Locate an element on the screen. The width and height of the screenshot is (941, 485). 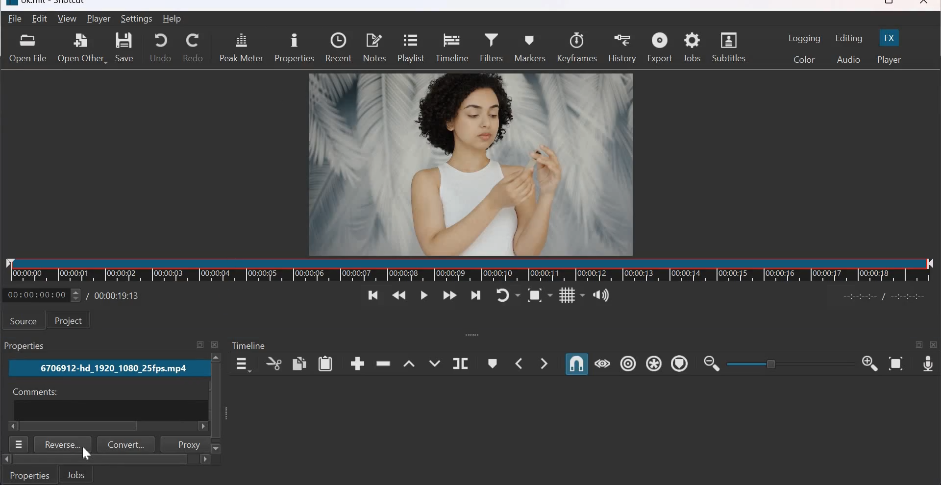
Undo is located at coordinates (161, 47).